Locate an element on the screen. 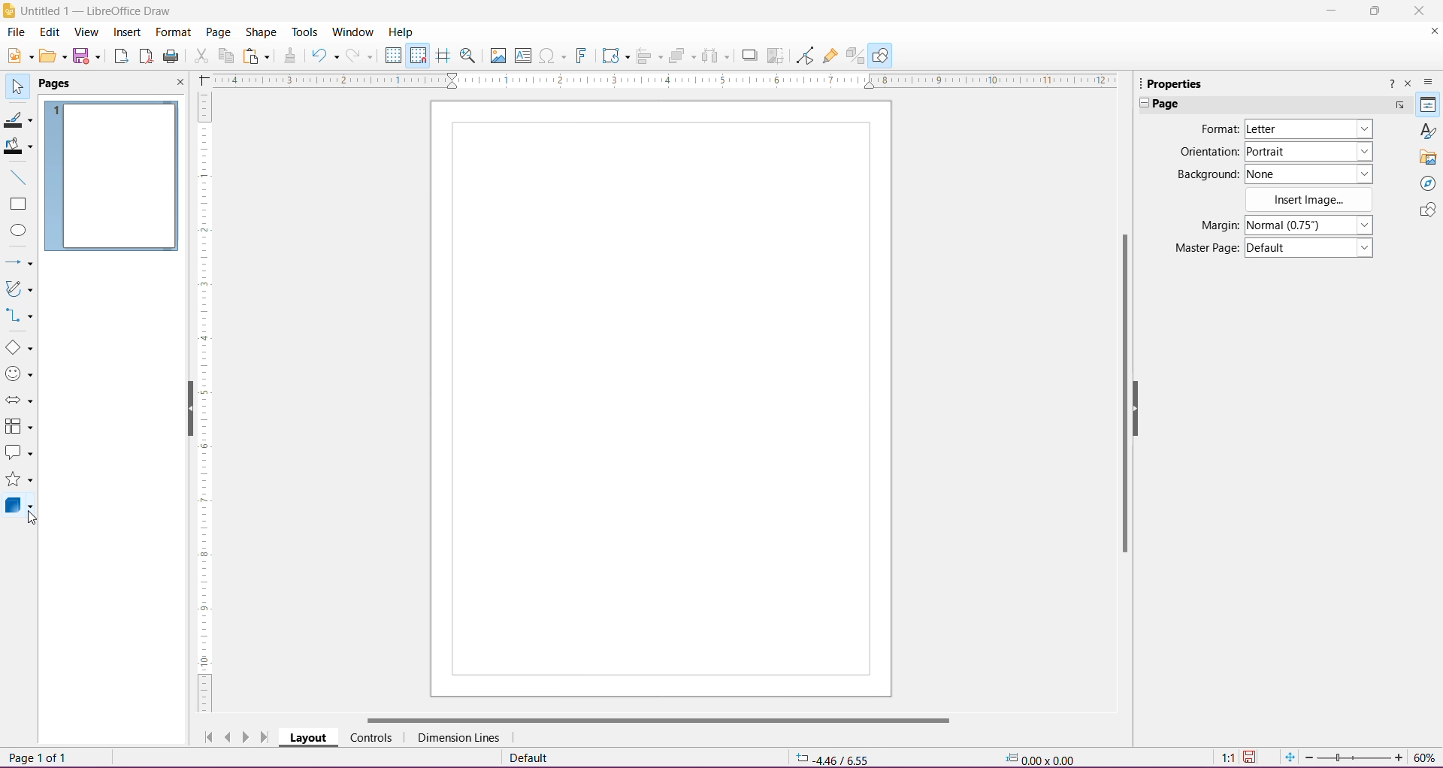  File is located at coordinates (17, 32).